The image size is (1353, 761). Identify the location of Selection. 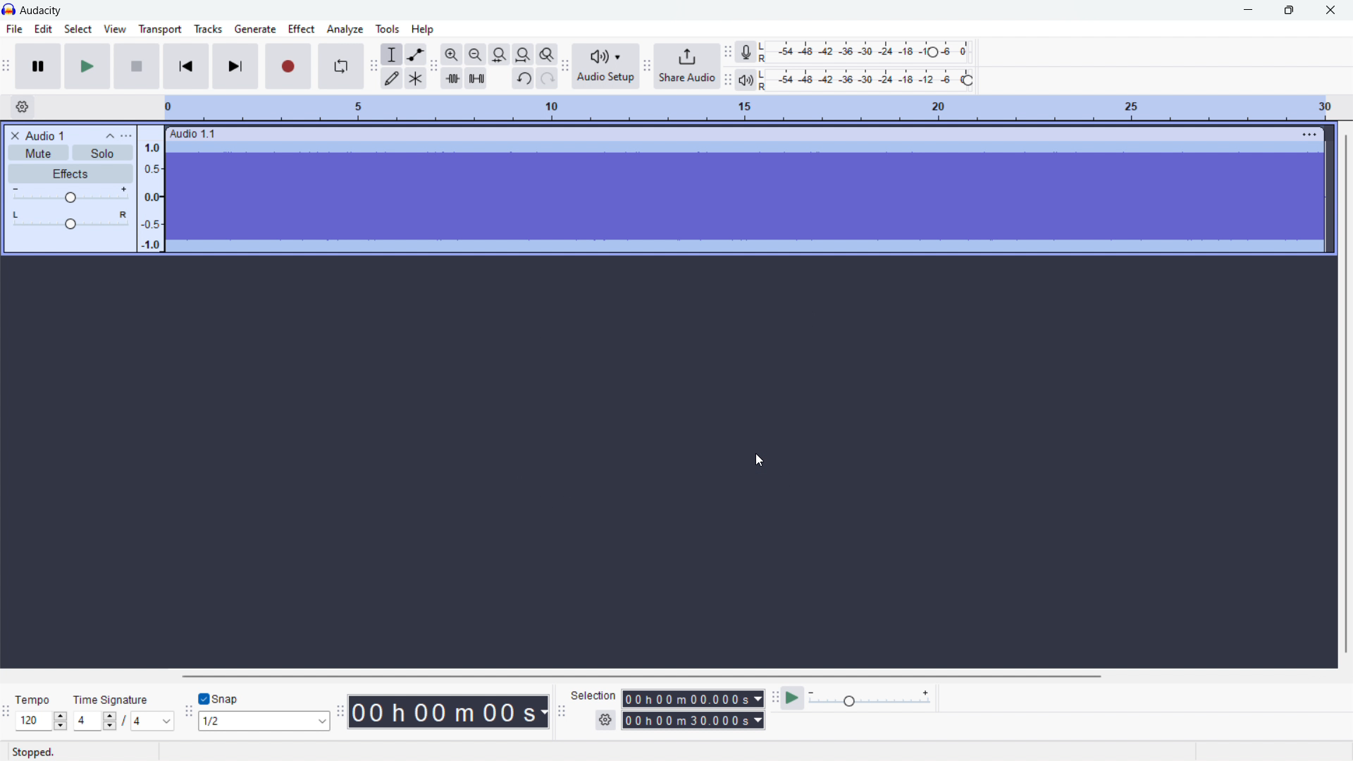
(594, 697).